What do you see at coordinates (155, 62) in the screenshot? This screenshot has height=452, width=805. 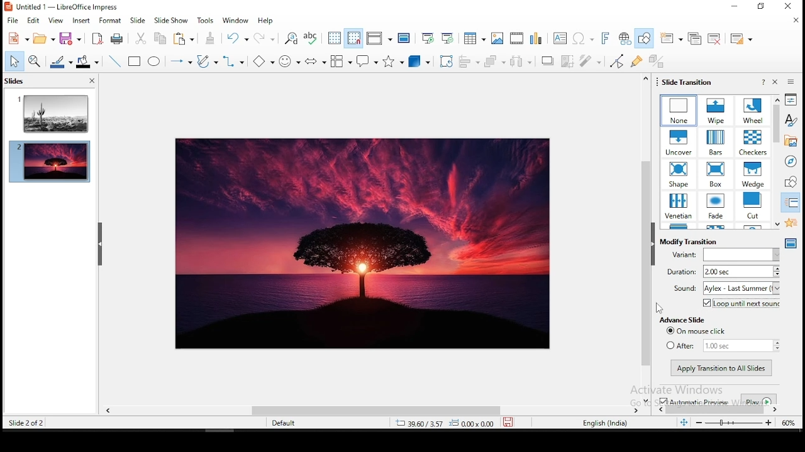 I see `ellipse` at bounding box center [155, 62].